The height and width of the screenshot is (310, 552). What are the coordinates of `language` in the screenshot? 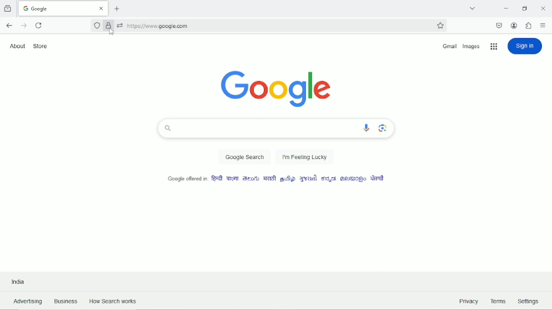 It's located at (216, 178).